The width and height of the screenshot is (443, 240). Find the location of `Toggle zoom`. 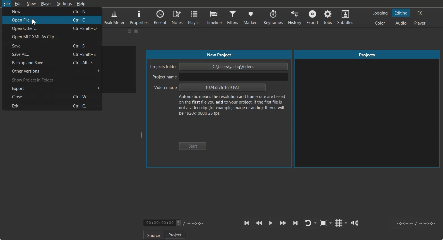

Toggle zoom is located at coordinates (326, 223).